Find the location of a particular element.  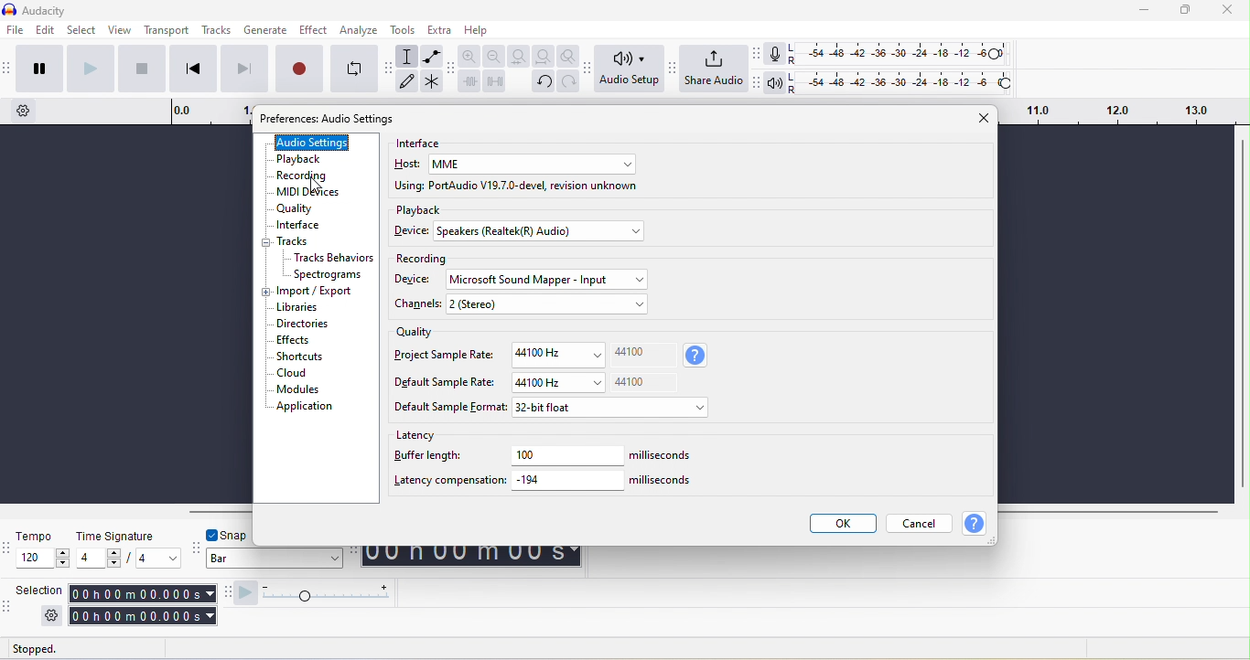

undo is located at coordinates (544, 82).